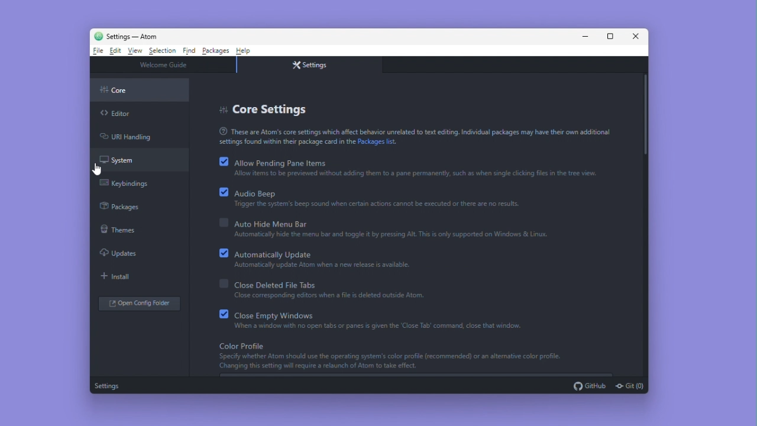  What do you see at coordinates (267, 109) in the screenshot?
I see `Core settings` at bounding box center [267, 109].